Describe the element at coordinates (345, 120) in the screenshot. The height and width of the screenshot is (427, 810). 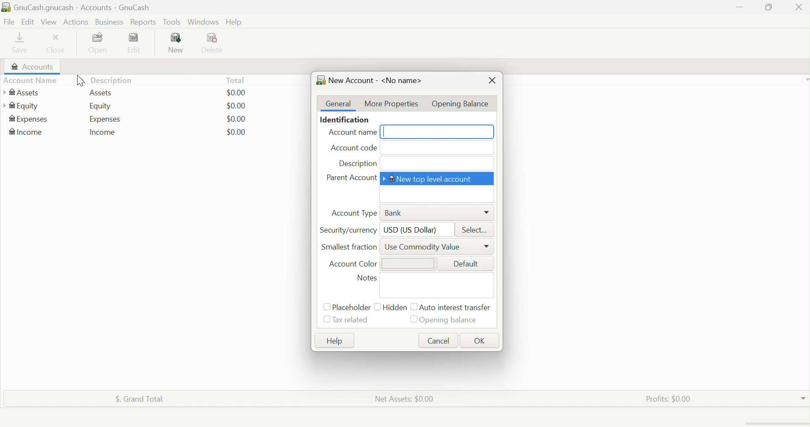
I see `Identification` at that location.